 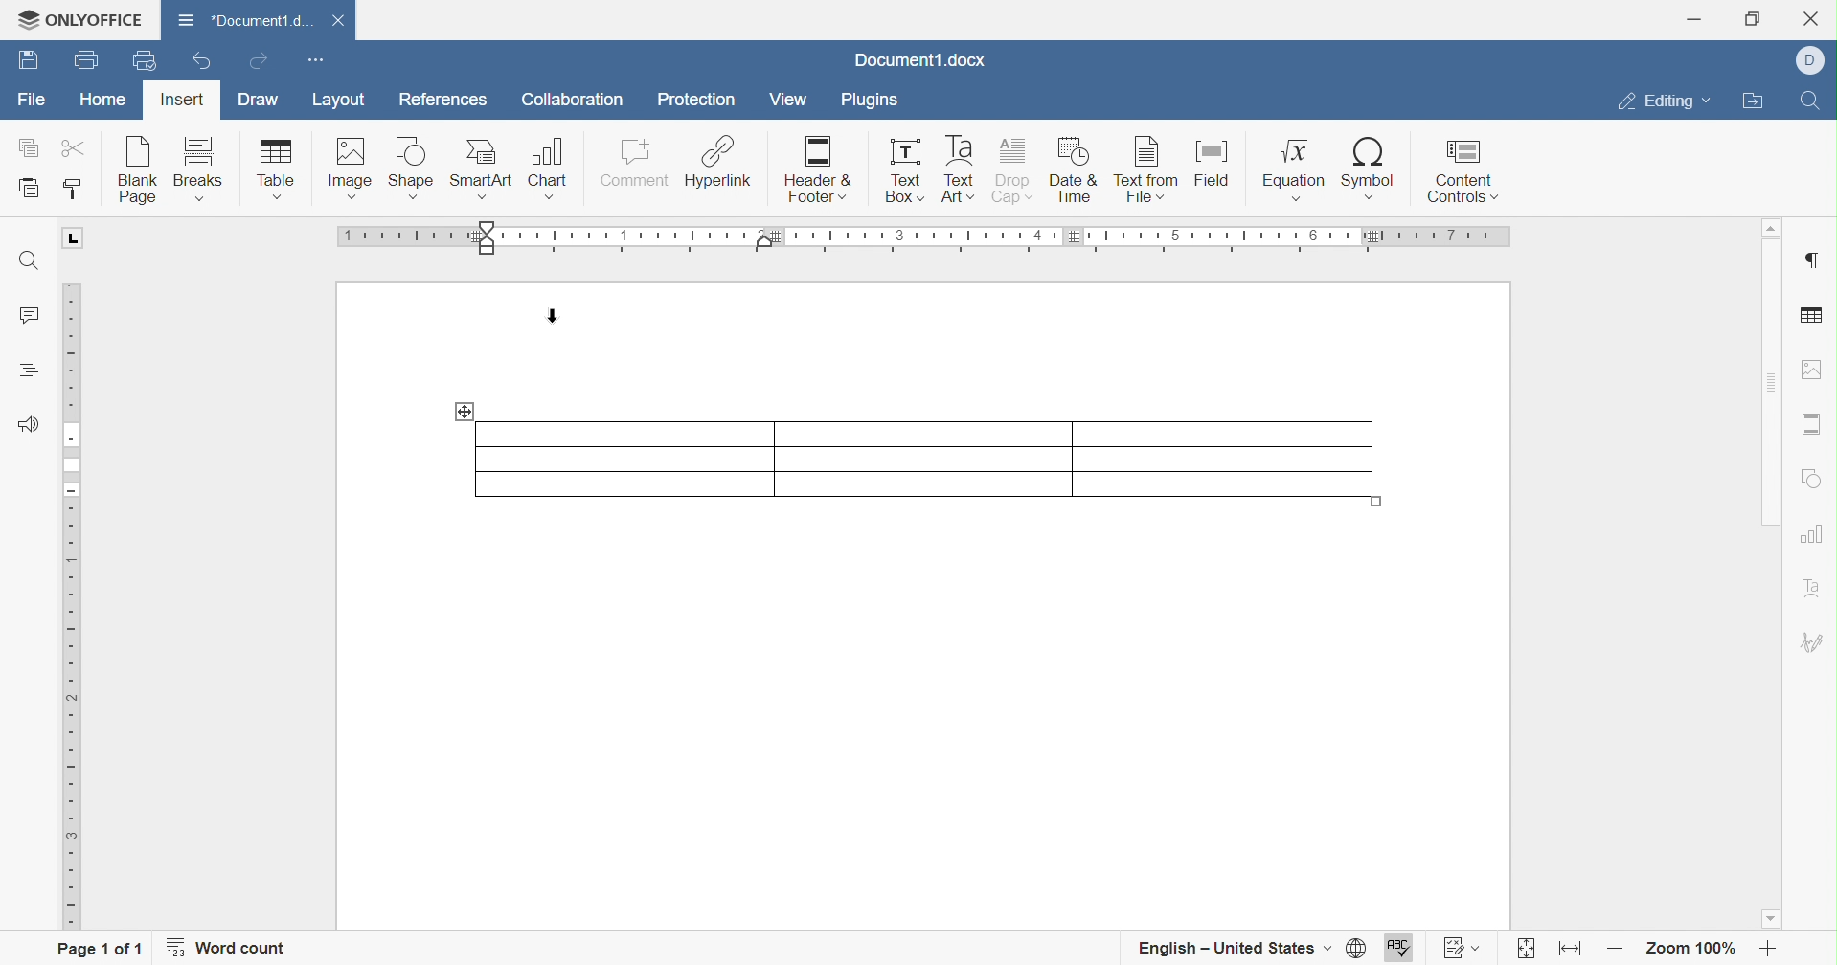 I want to click on Plugins, so click(x=875, y=98).